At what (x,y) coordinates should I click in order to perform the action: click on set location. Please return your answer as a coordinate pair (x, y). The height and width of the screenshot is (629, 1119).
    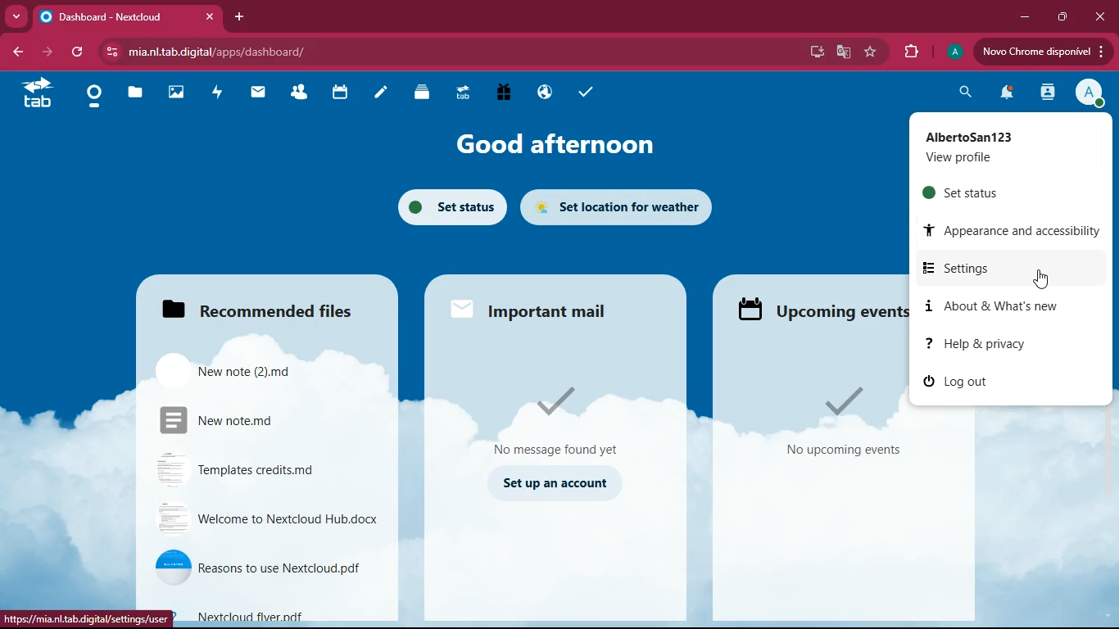
    Looking at the image, I should click on (626, 206).